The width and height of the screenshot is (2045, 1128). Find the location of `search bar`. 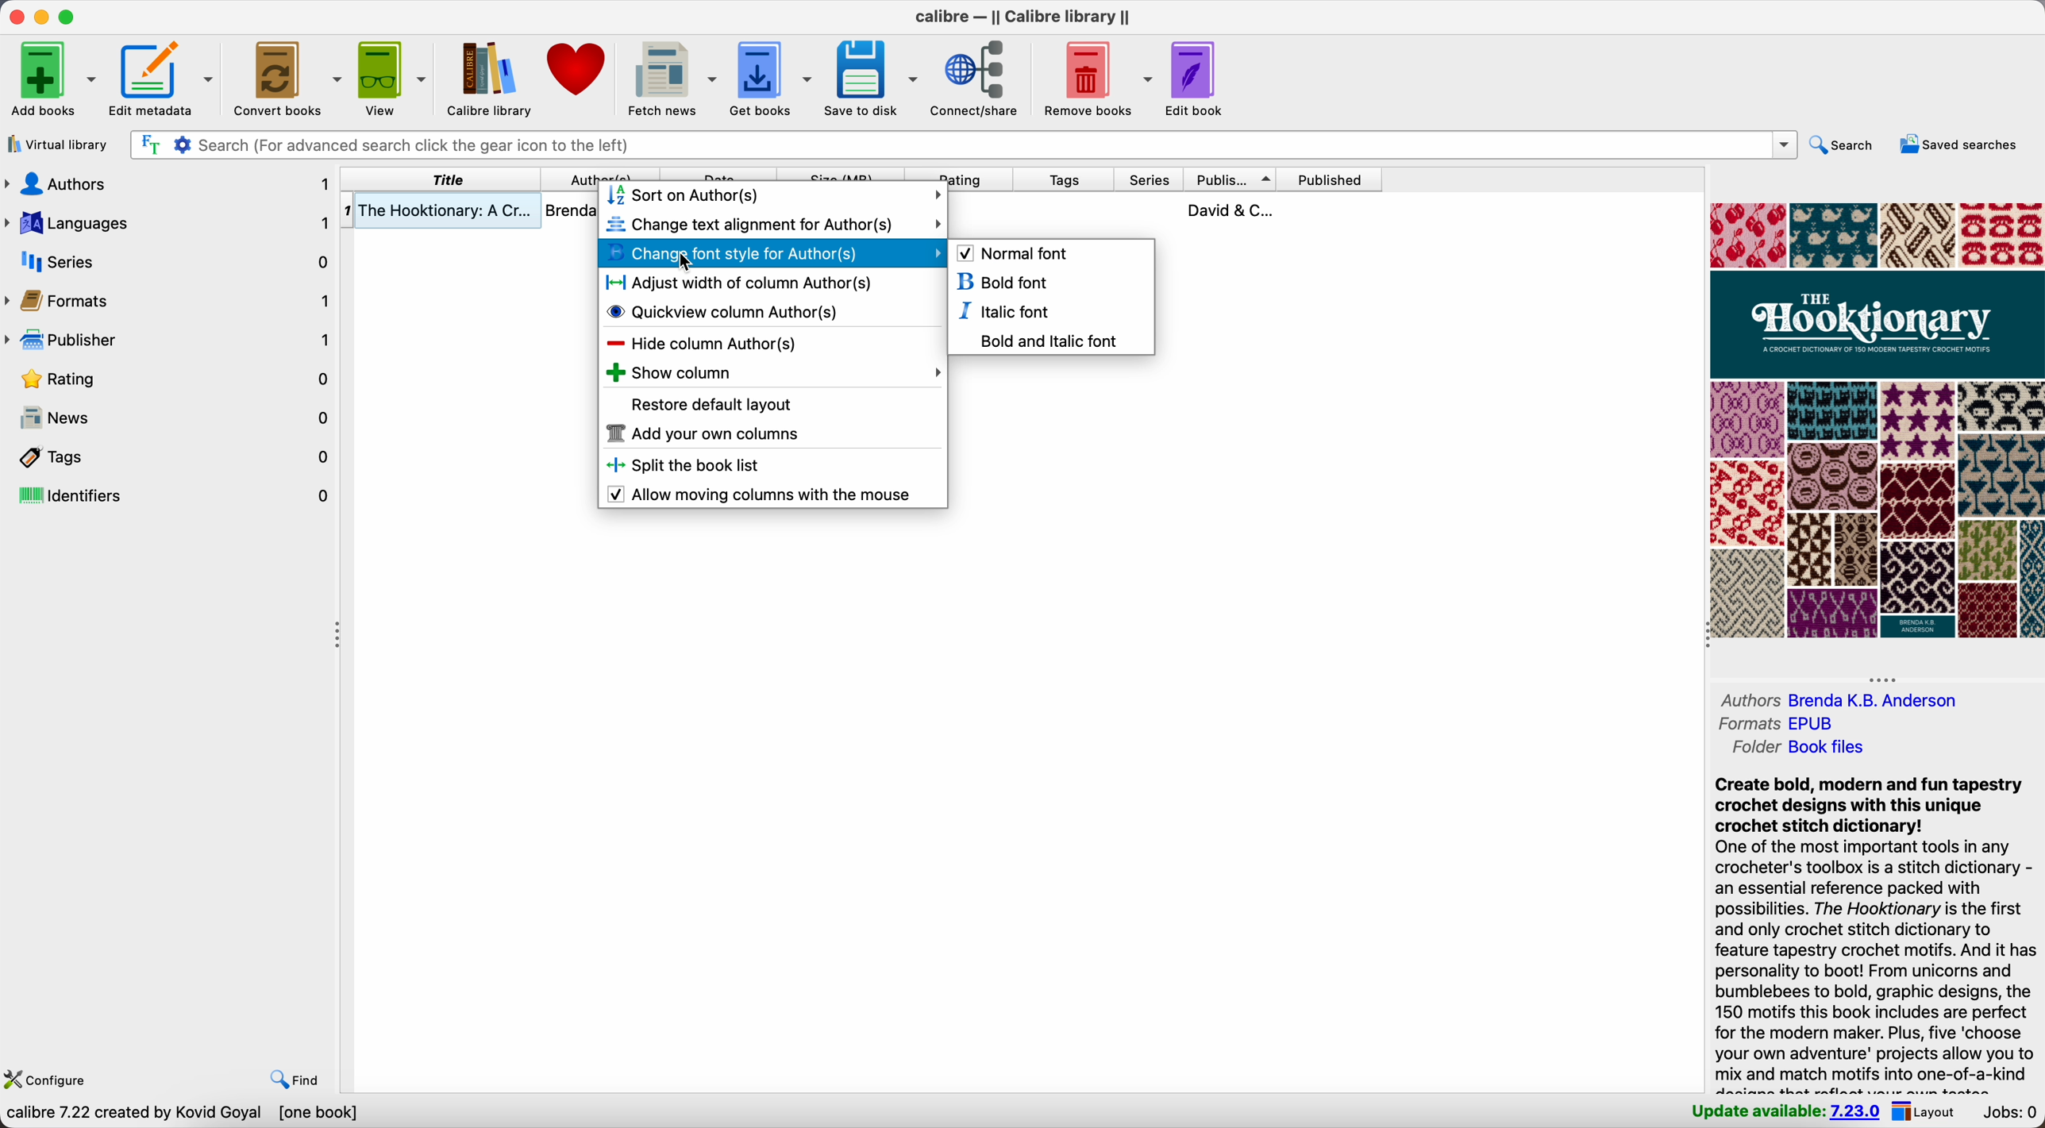

search bar is located at coordinates (964, 144).